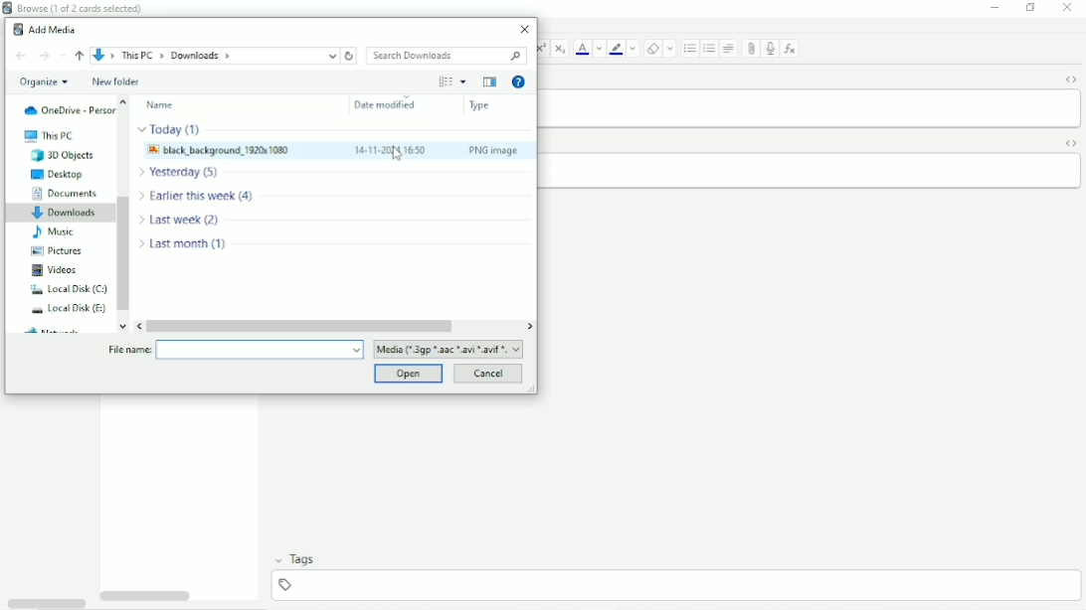 This screenshot has height=610, width=1086. I want to click on Ordered list, so click(689, 49).